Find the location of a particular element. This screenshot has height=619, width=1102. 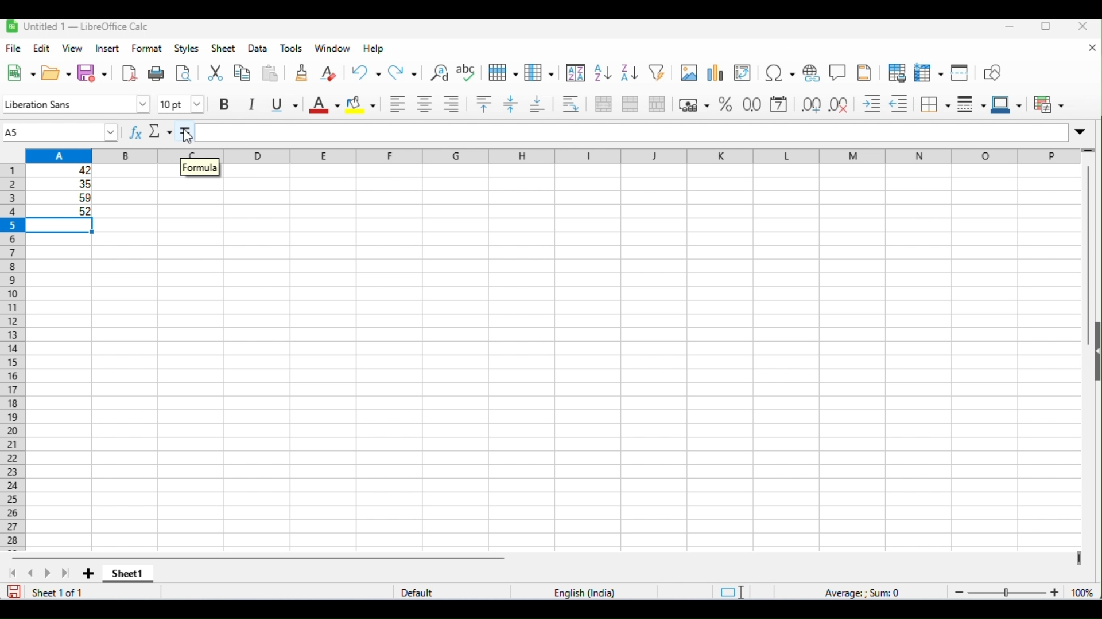

column headings is located at coordinates (550, 154).